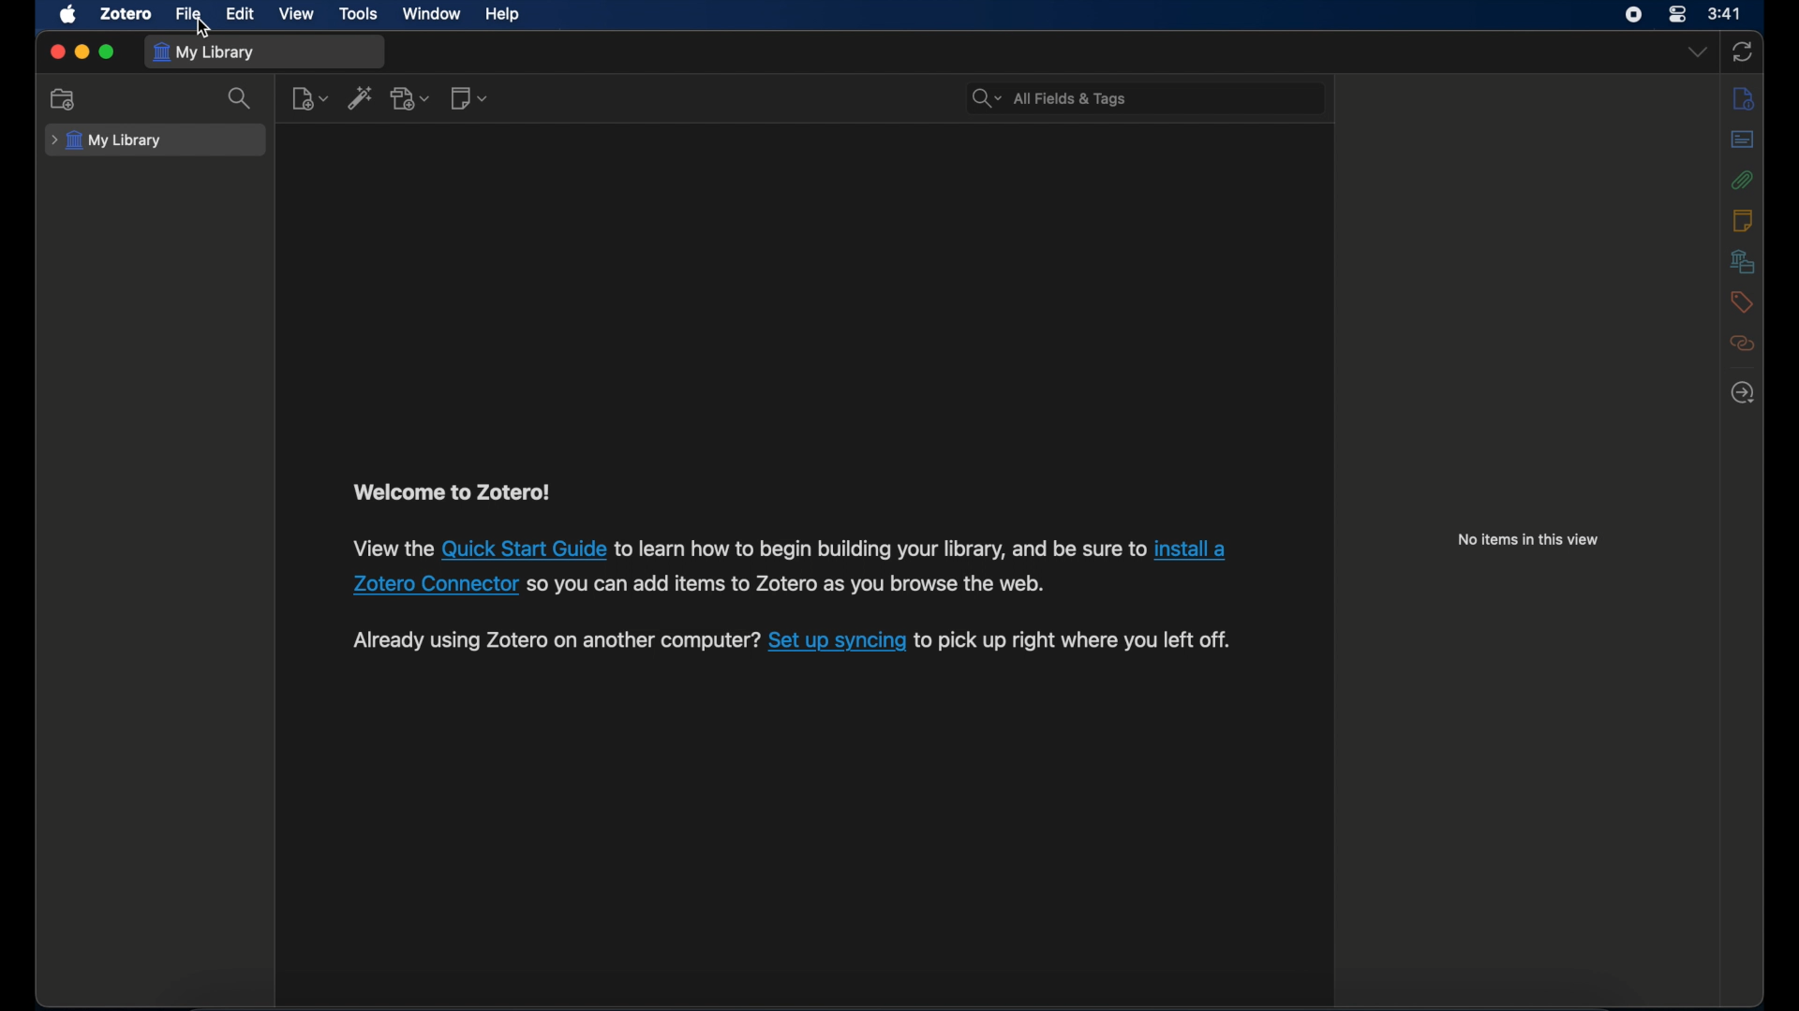  Describe the element at coordinates (1697, 52) in the screenshot. I see `dropdown` at that location.